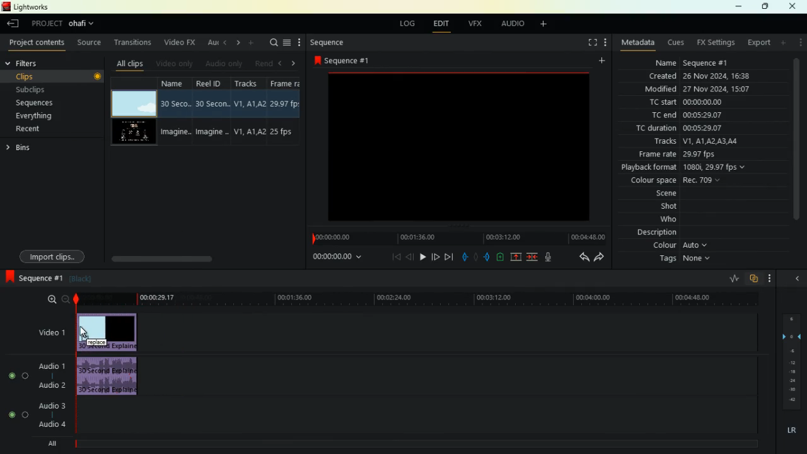 The width and height of the screenshot is (807, 454). Describe the element at coordinates (608, 42) in the screenshot. I see `menu` at that location.